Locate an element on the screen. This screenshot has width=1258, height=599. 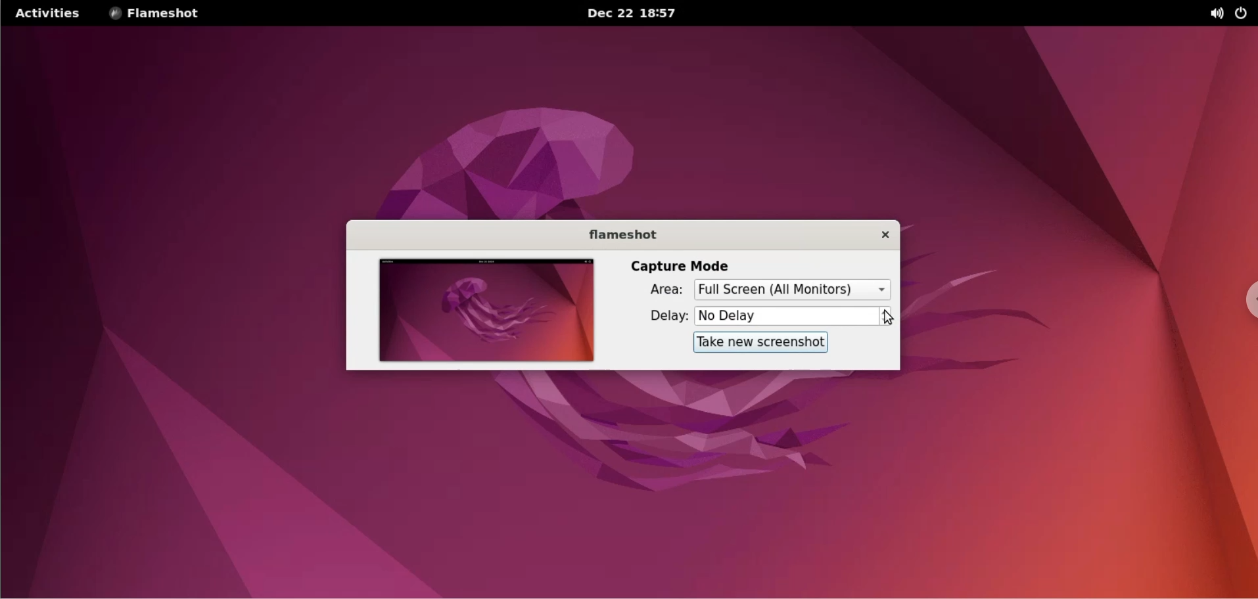
activities is located at coordinates (45, 13).